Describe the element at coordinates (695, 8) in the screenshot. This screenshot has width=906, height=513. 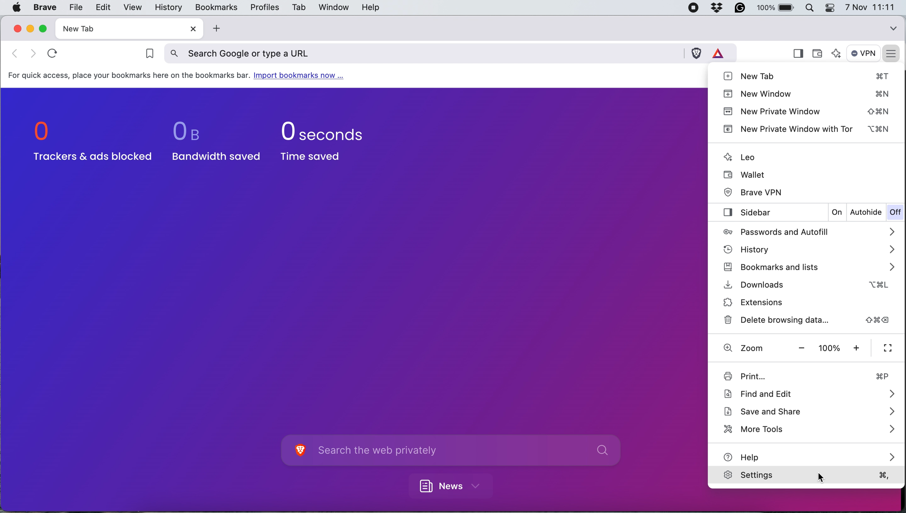
I see `screen recorder` at that location.